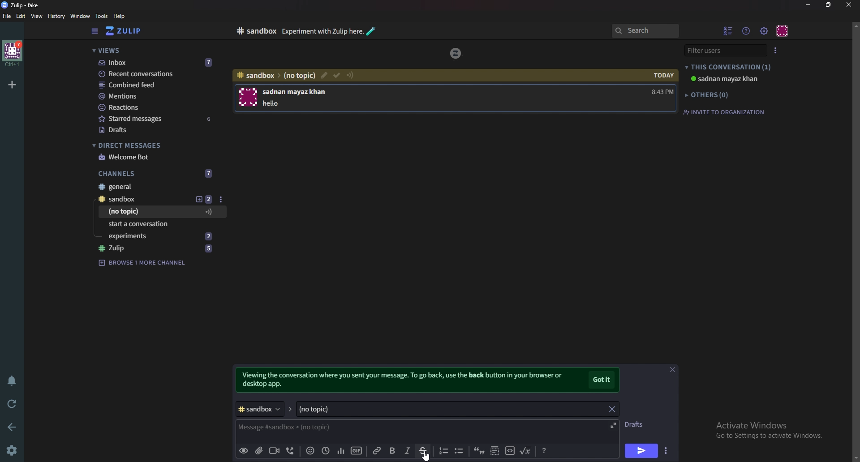  What do you see at coordinates (57, 16) in the screenshot?
I see `history` at bounding box center [57, 16].